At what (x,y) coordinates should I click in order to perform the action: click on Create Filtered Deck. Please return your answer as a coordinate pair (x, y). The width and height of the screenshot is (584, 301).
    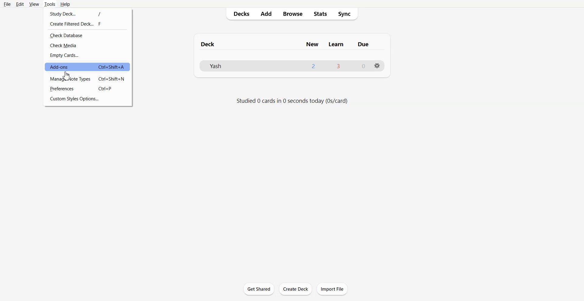
    Looking at the image, I should click on (88, 24).